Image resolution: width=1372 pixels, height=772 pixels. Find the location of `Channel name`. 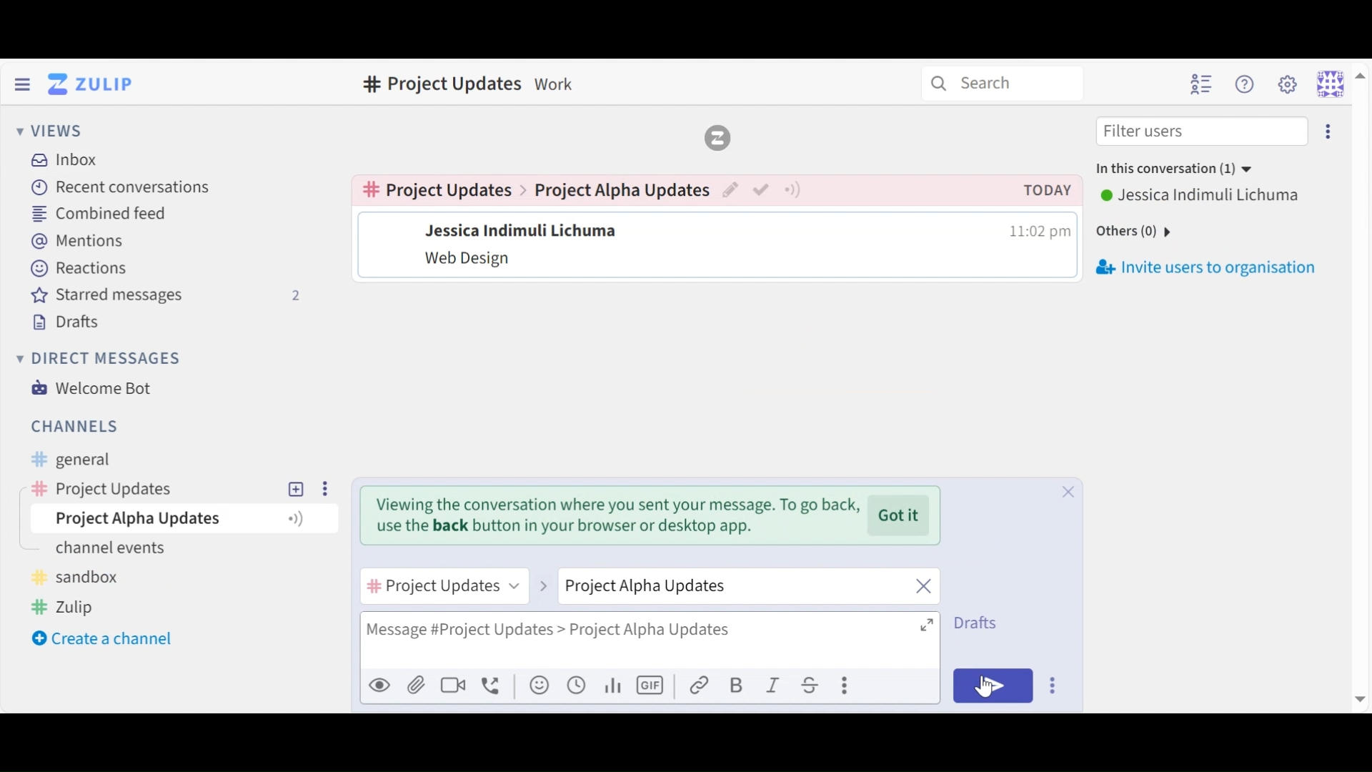

Channel name is located at coordinates (443, 588).